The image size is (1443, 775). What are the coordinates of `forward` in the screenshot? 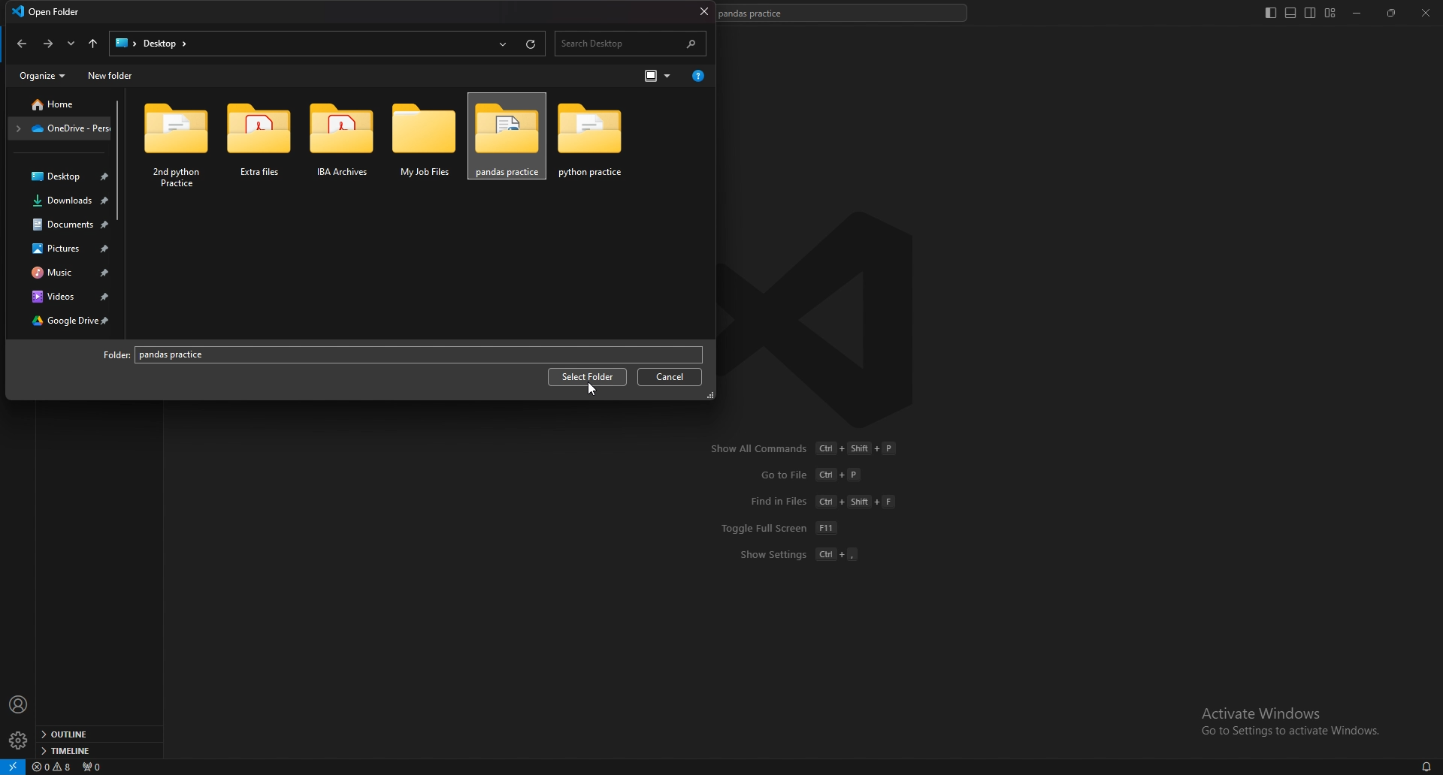 It's located at (47, 44).